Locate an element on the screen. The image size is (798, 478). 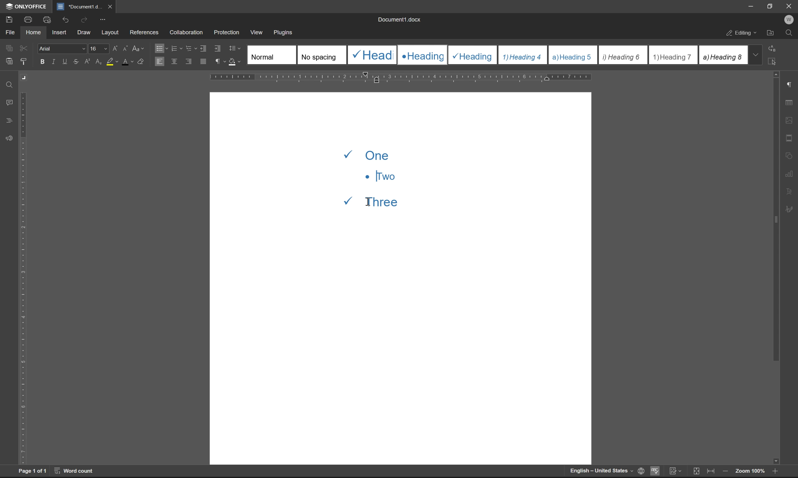
Heading 5 is located at coordinates (573, 55).